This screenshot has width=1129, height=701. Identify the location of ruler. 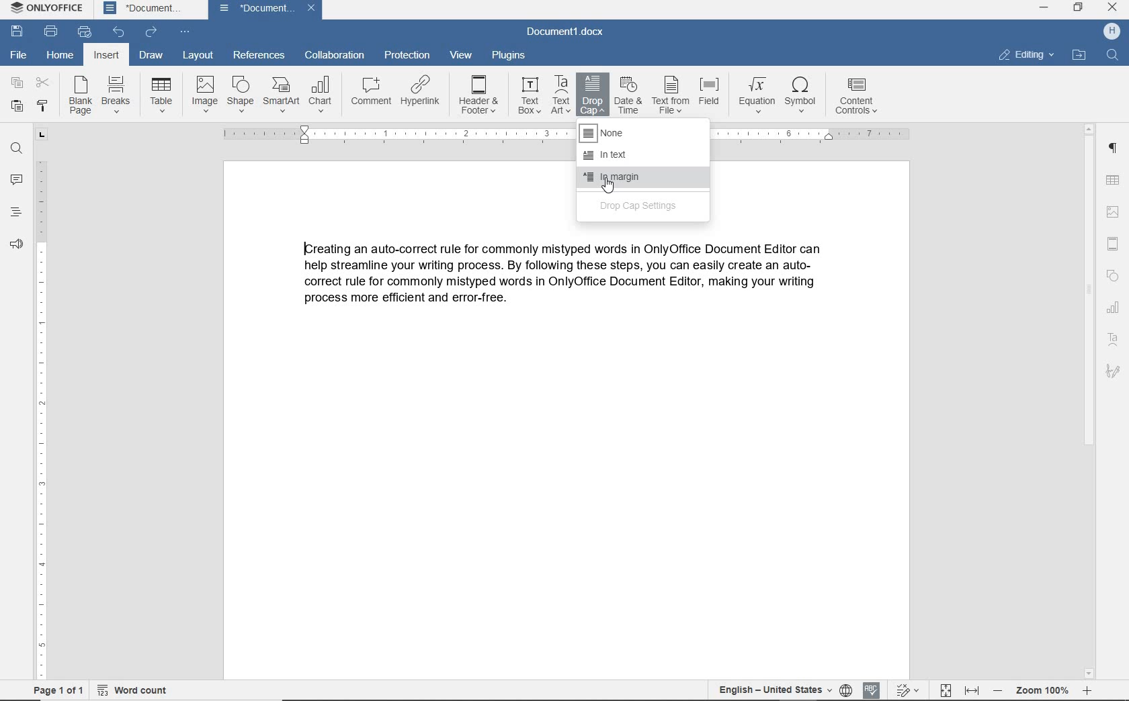
(40, 402).